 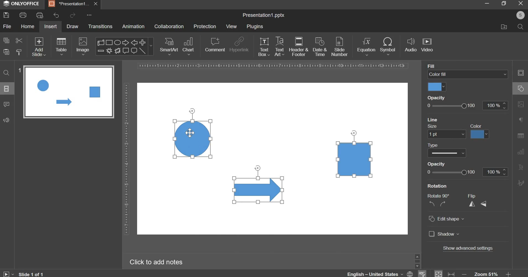 I want to click on color fill, so click(x=437, y=87).